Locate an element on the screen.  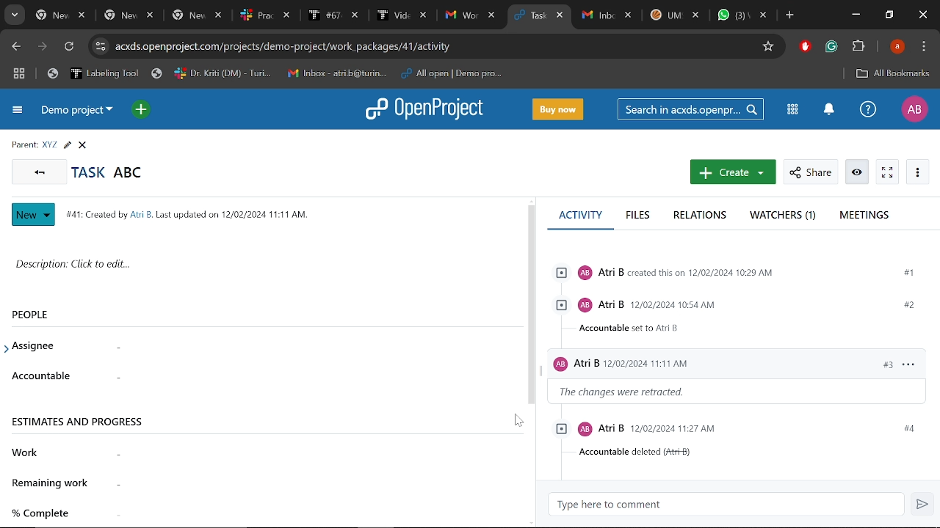
Edit is located at coordinates (67, 145).